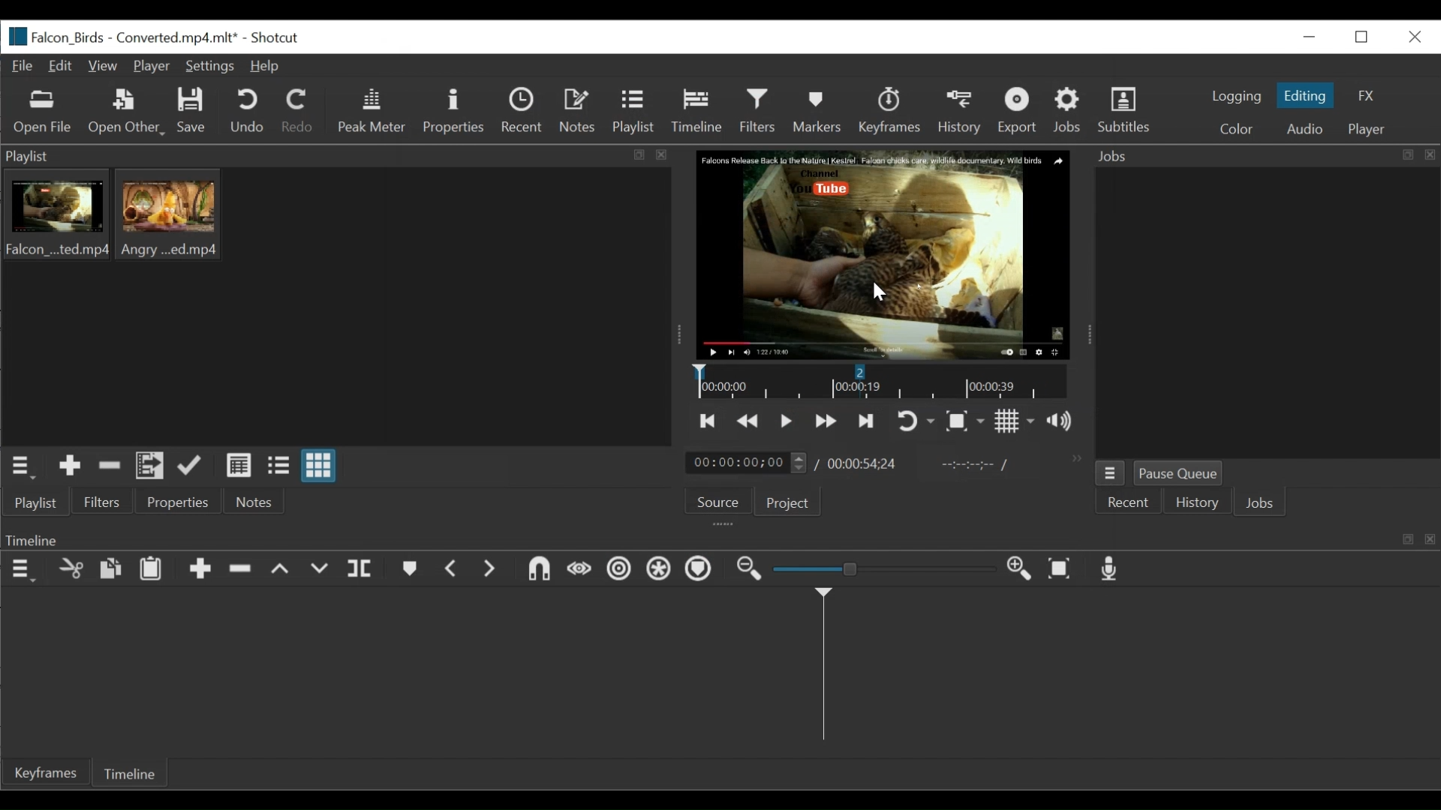  I want to click on Paste, so click(151, 570).